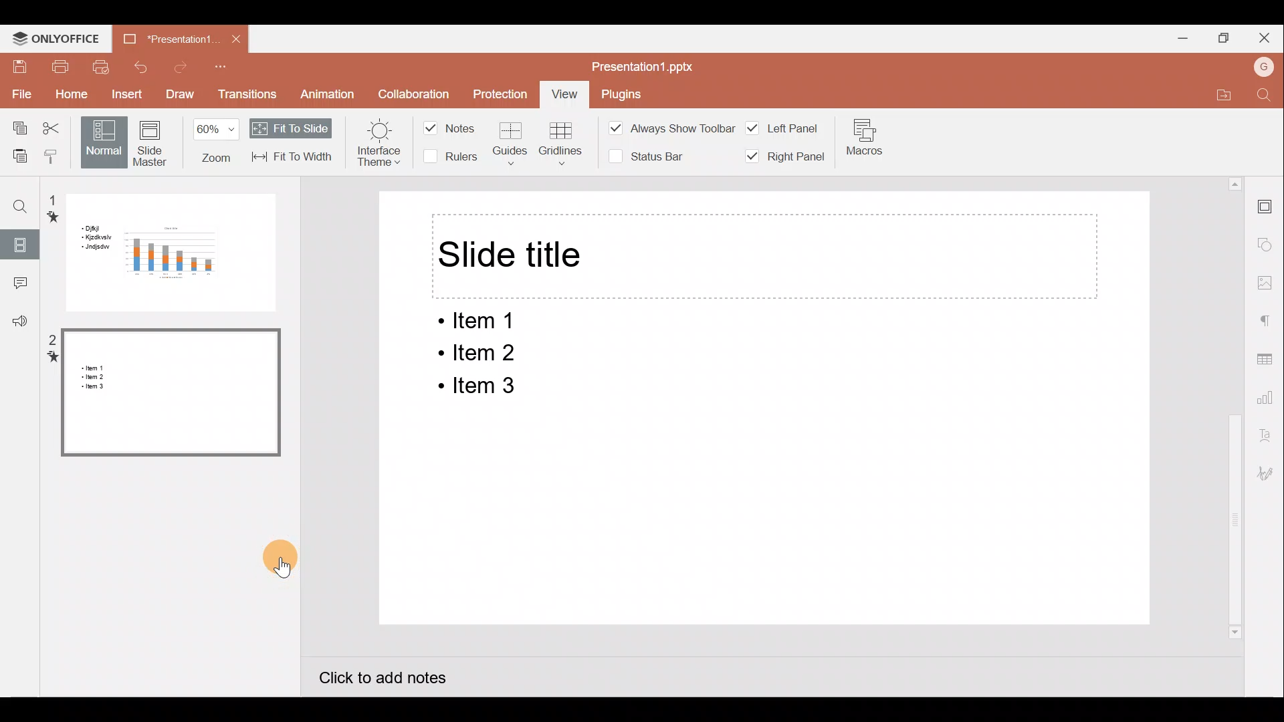  Describe the element at coordinates (453, 156) in the screenshot. I see `Rulers` at that location.